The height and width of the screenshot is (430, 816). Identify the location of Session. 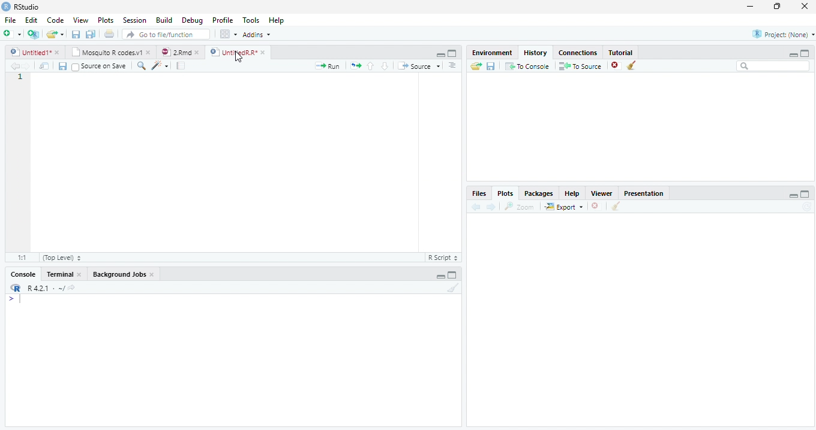
(134, 21).